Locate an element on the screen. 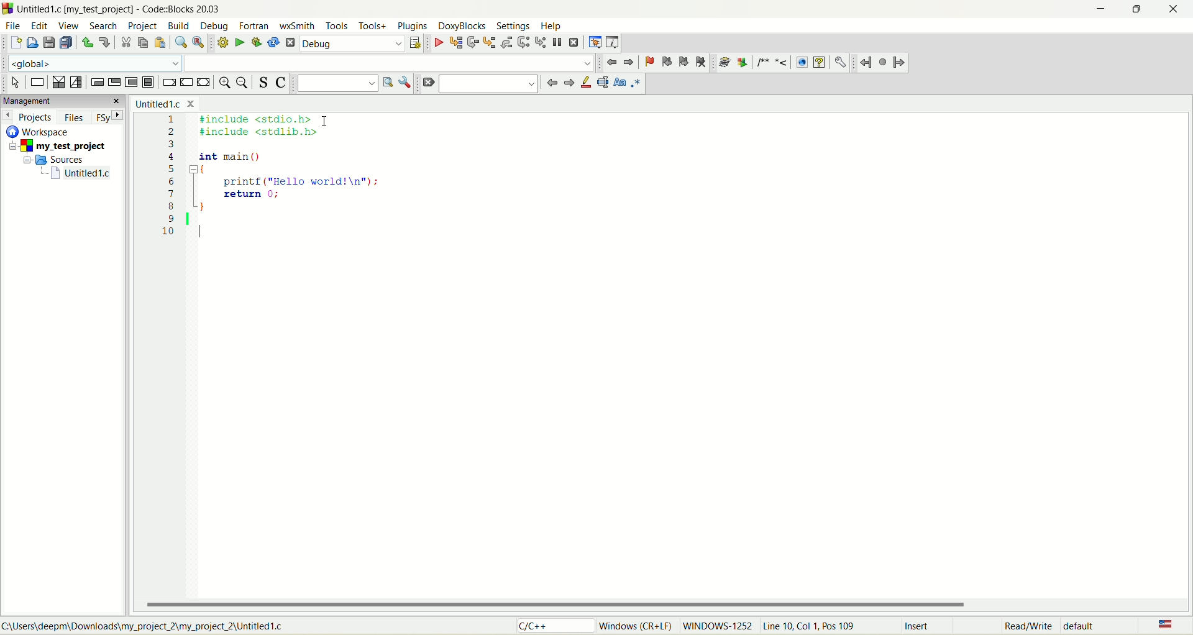 The width and height of the screenshot is (1193, 635). next bookmark is located at coordinates (685, 63).